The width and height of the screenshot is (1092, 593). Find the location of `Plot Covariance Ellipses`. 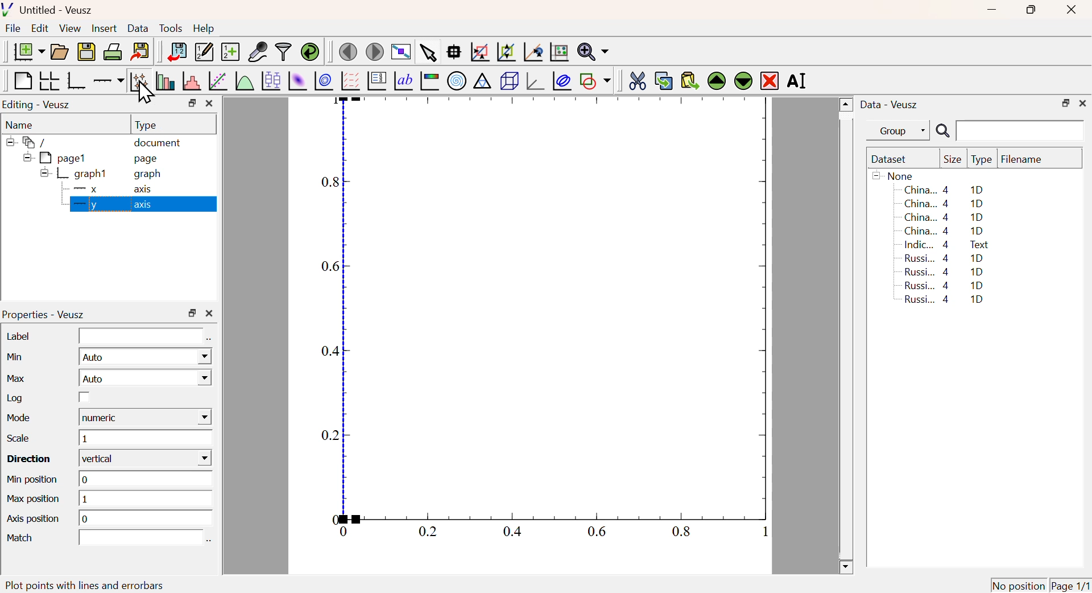

Plot Covariance Ellipses is located at coordinates (562, 82).